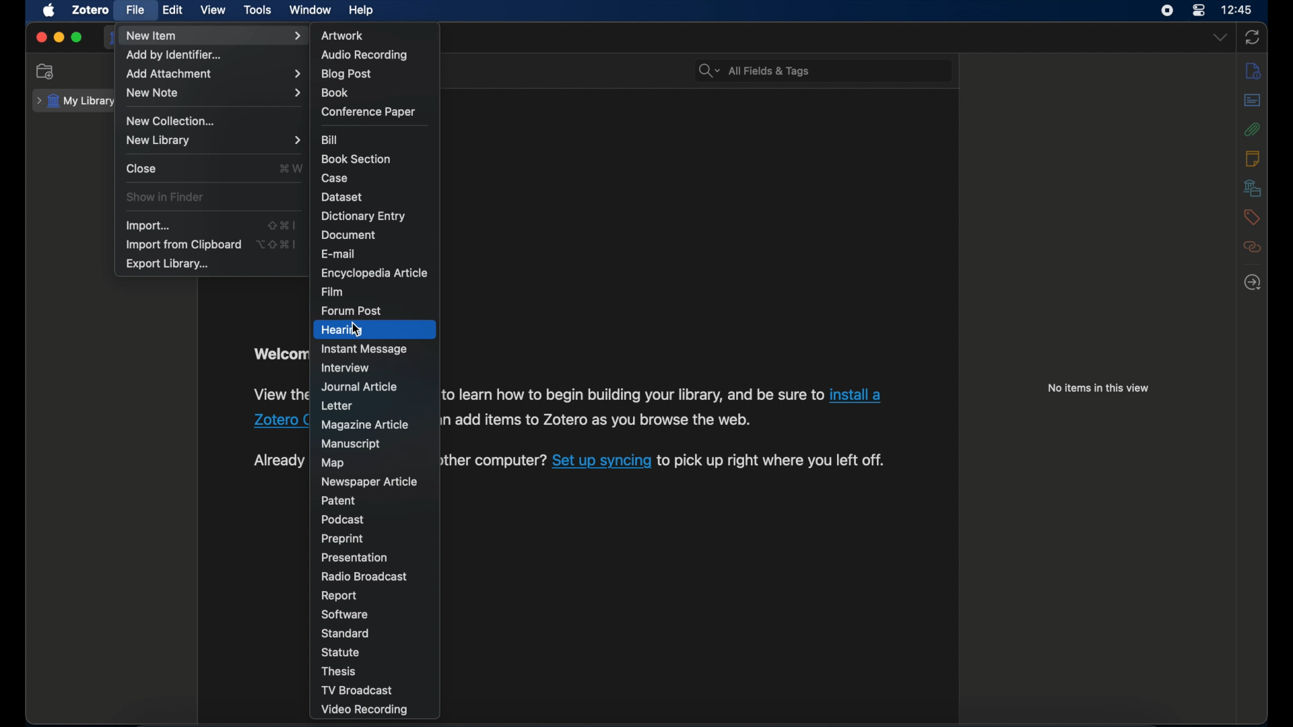  I want to click on info, so click(1254, 71).